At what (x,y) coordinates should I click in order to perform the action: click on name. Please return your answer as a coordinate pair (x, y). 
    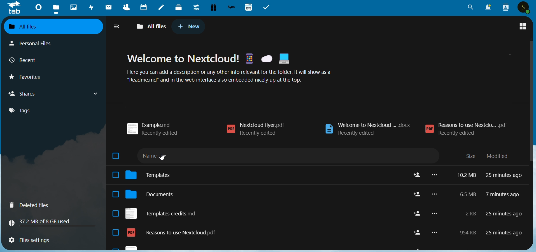
    Looking at the image, I should click on (160, 158).